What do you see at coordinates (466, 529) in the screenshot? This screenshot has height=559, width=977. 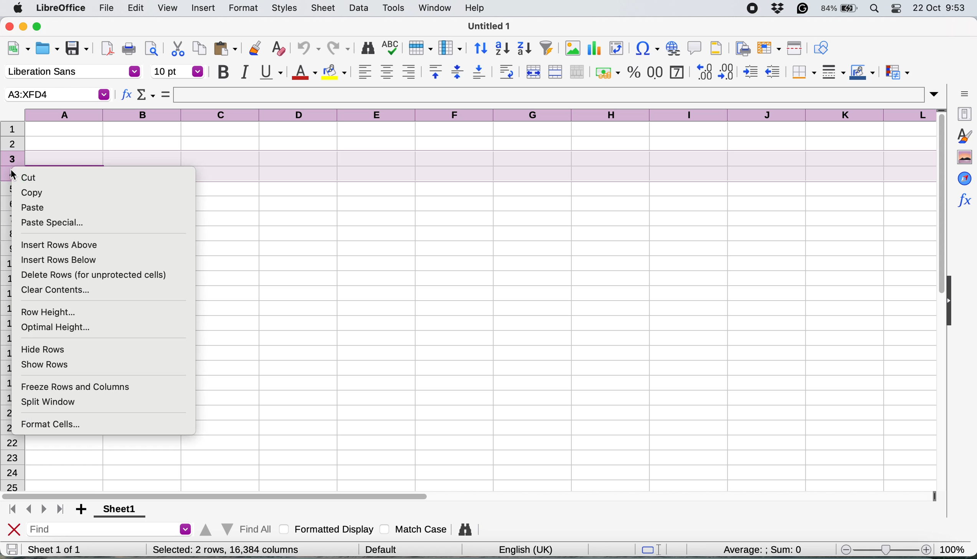 I see `find and replace` at bounding box center [466, 529].